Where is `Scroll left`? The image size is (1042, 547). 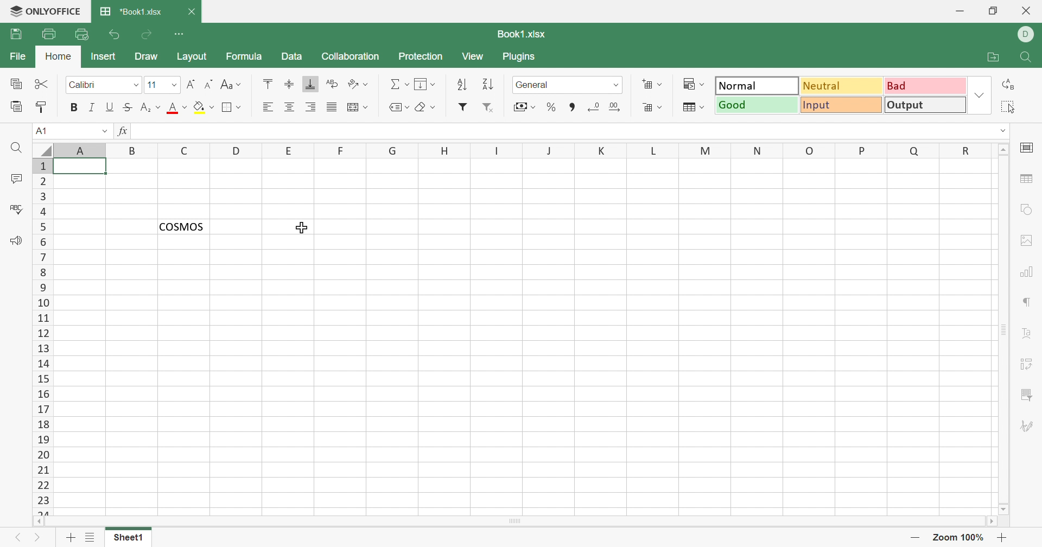 Scroll left is located at coordinates (40, 521).